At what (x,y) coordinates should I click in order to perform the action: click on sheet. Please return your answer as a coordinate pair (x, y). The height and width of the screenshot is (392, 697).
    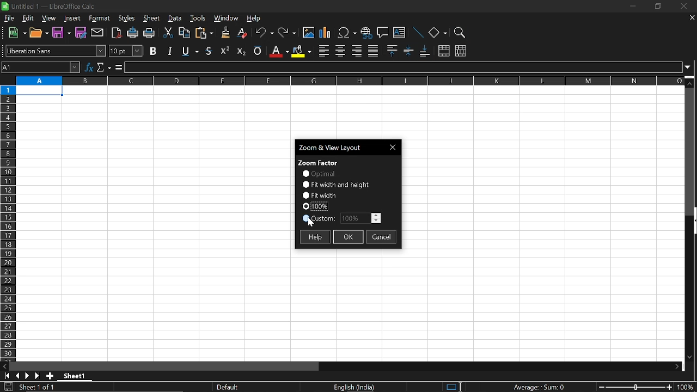
    Looking at the image, I should click on (152, 19).